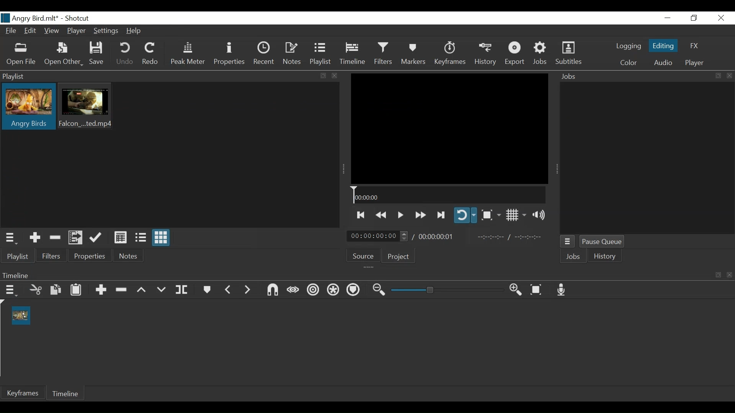 Image resolution: width=735 pixels, height=413 pixels. What do you see at coordinates (122, 289) in the screenshot?
I see `Ripple Delete` at bounding box center [122, 289].